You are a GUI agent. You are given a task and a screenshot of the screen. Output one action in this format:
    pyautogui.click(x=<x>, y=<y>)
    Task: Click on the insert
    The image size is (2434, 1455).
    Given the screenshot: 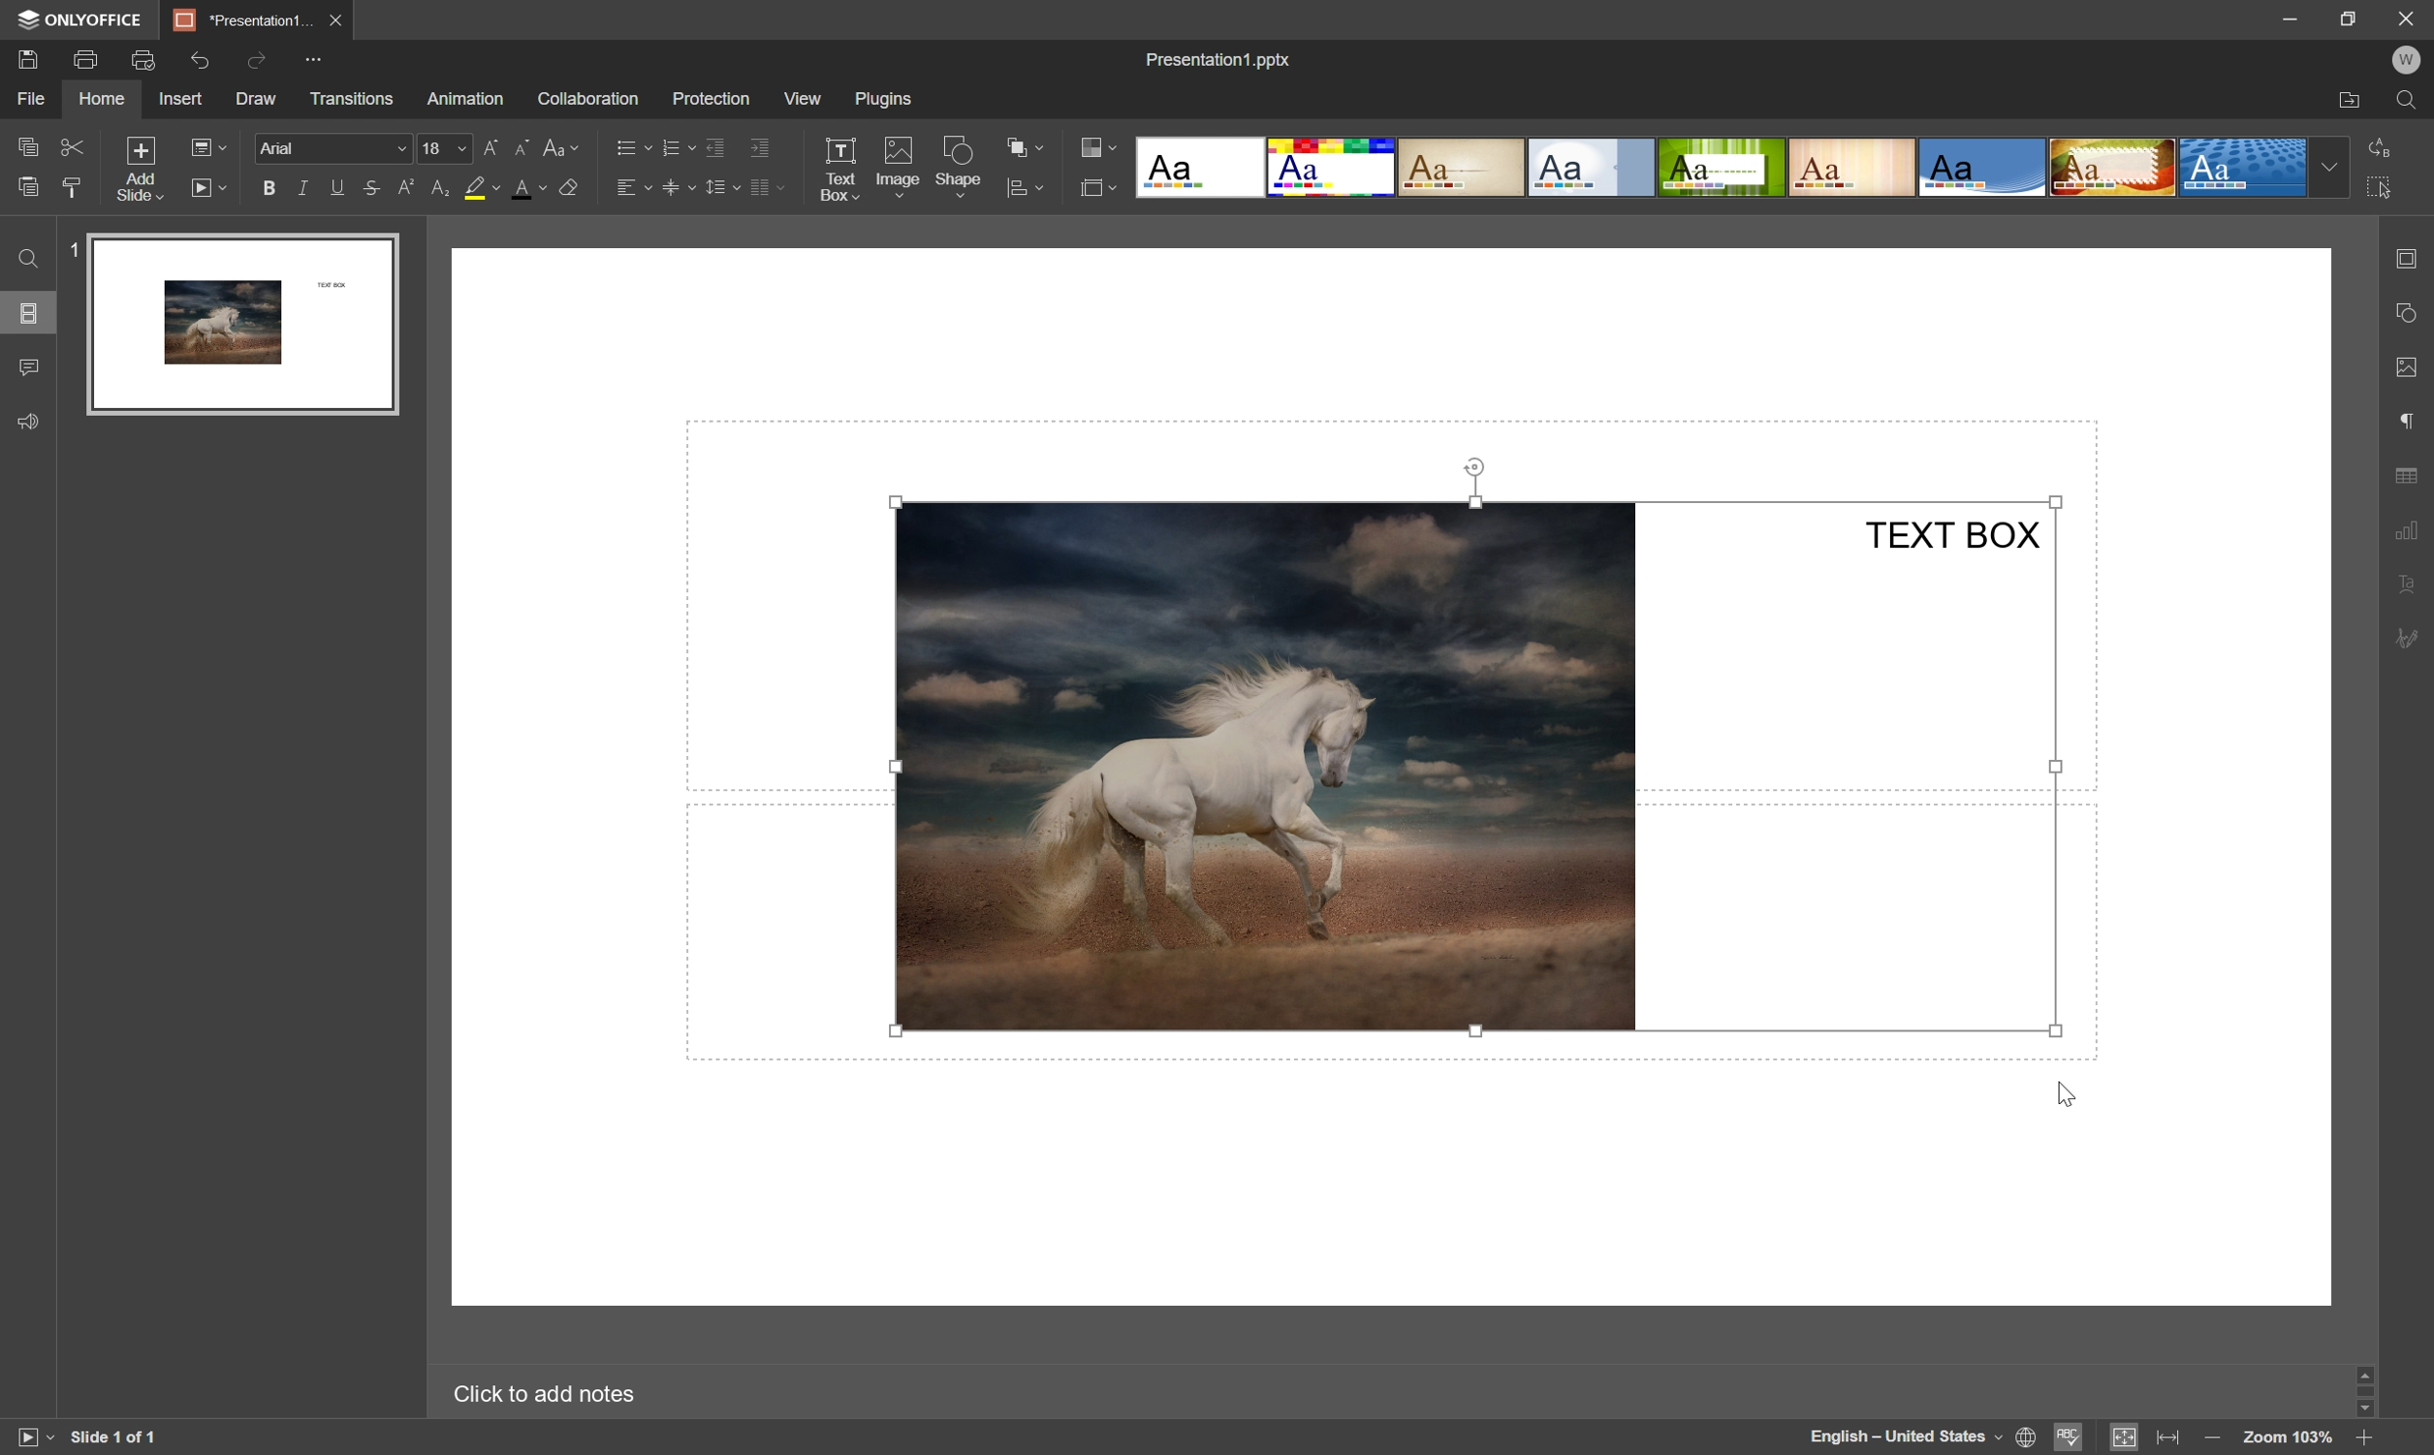 What is the action you would take?
    pyautogui.click(x=184, y=100)
    